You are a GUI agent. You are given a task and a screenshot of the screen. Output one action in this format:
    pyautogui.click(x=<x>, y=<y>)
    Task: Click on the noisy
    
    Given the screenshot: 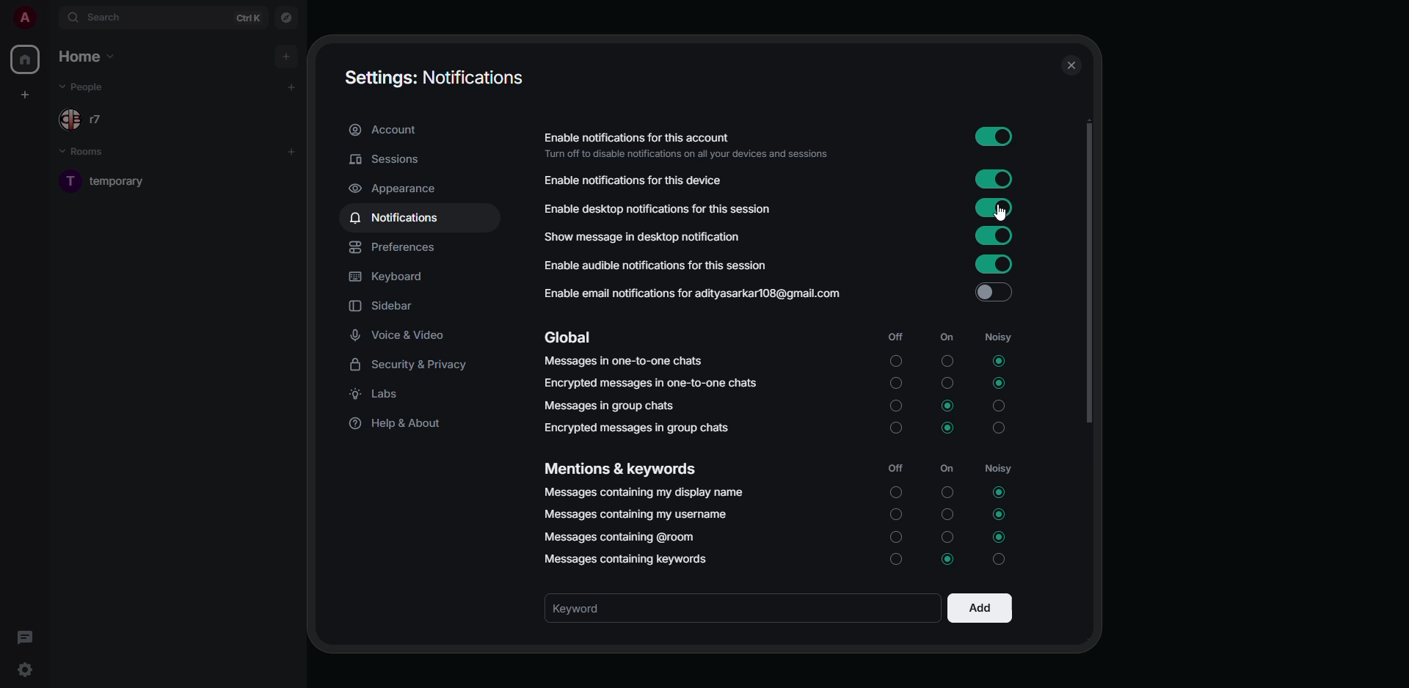 What is the action you would take?
    pyautogui.click(x=999, y=406)
    